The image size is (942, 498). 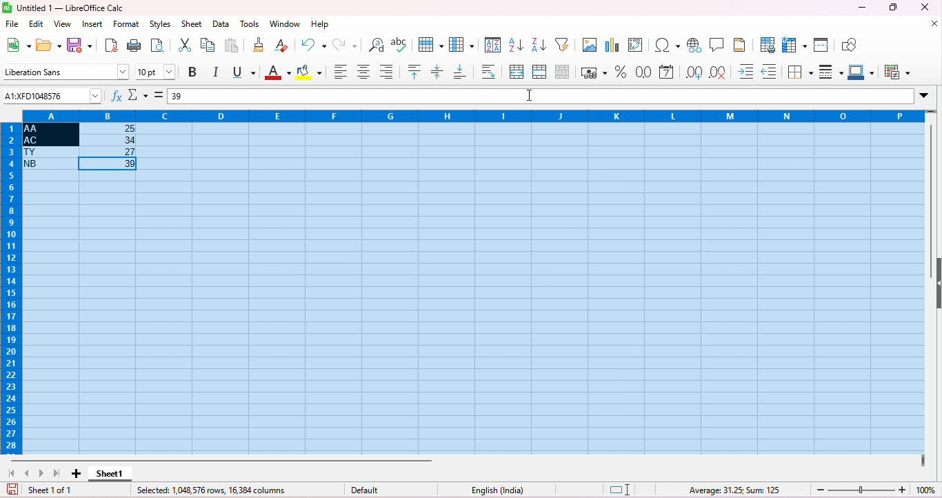 I want to click on vertical scroll bar, so click(x=932, y=180).